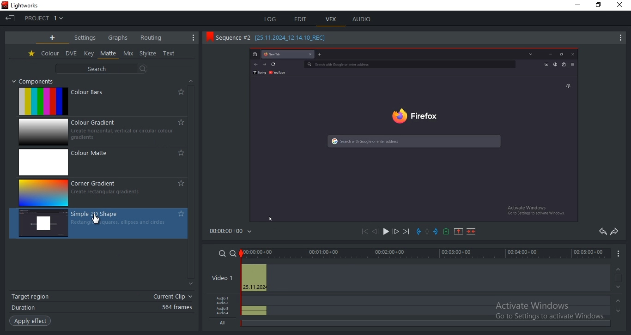 The image size is (631, 335). Describe the element at coordinates (413, 136) in the screenshot. I see `sequence` at that location.